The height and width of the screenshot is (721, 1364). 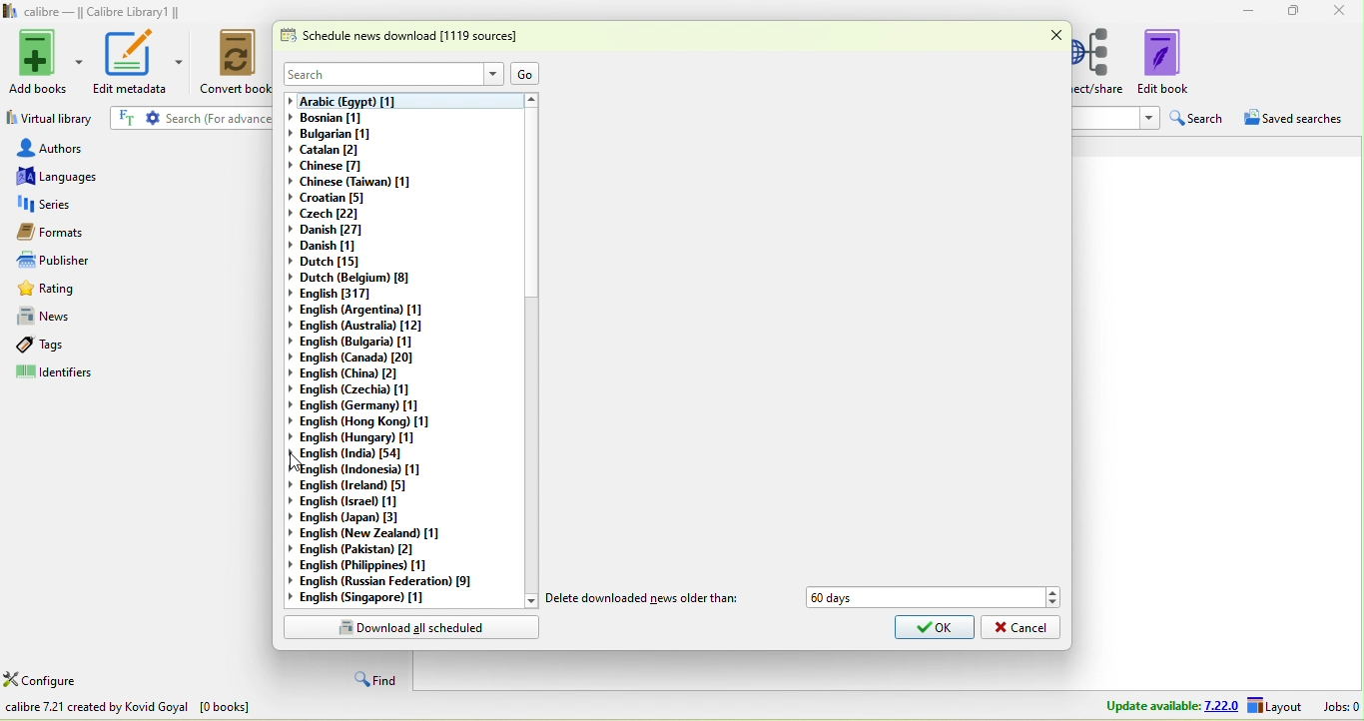 I want to click on chinese(taiwan)[1], so click(x=351, y=182).